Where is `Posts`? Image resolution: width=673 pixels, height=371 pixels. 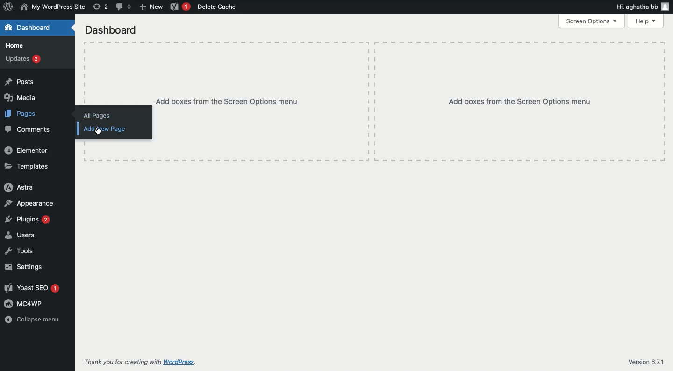
Posts is located at coordinates (20, 81).